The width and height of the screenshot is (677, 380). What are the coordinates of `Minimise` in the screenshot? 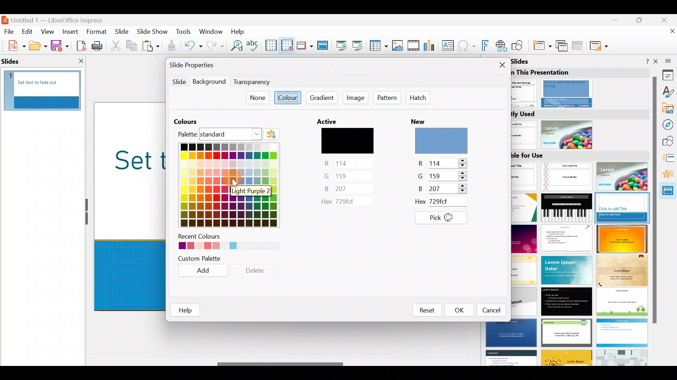 It's located at (614, 23).